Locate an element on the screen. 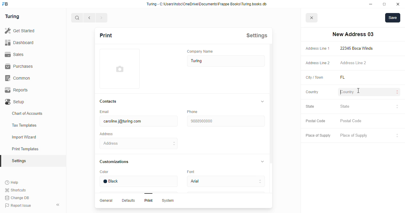 The width and height of the screenshot is (405, 213). turing is located at coordinates (226, 61).